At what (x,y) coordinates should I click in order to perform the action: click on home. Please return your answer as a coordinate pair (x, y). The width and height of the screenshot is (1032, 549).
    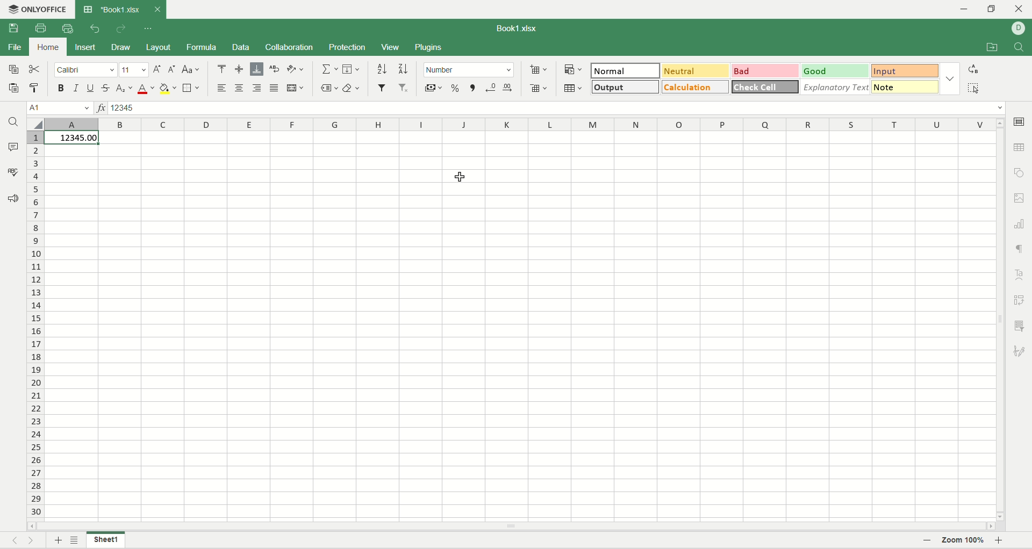
    Looking at the image, I should click on (47, 48).